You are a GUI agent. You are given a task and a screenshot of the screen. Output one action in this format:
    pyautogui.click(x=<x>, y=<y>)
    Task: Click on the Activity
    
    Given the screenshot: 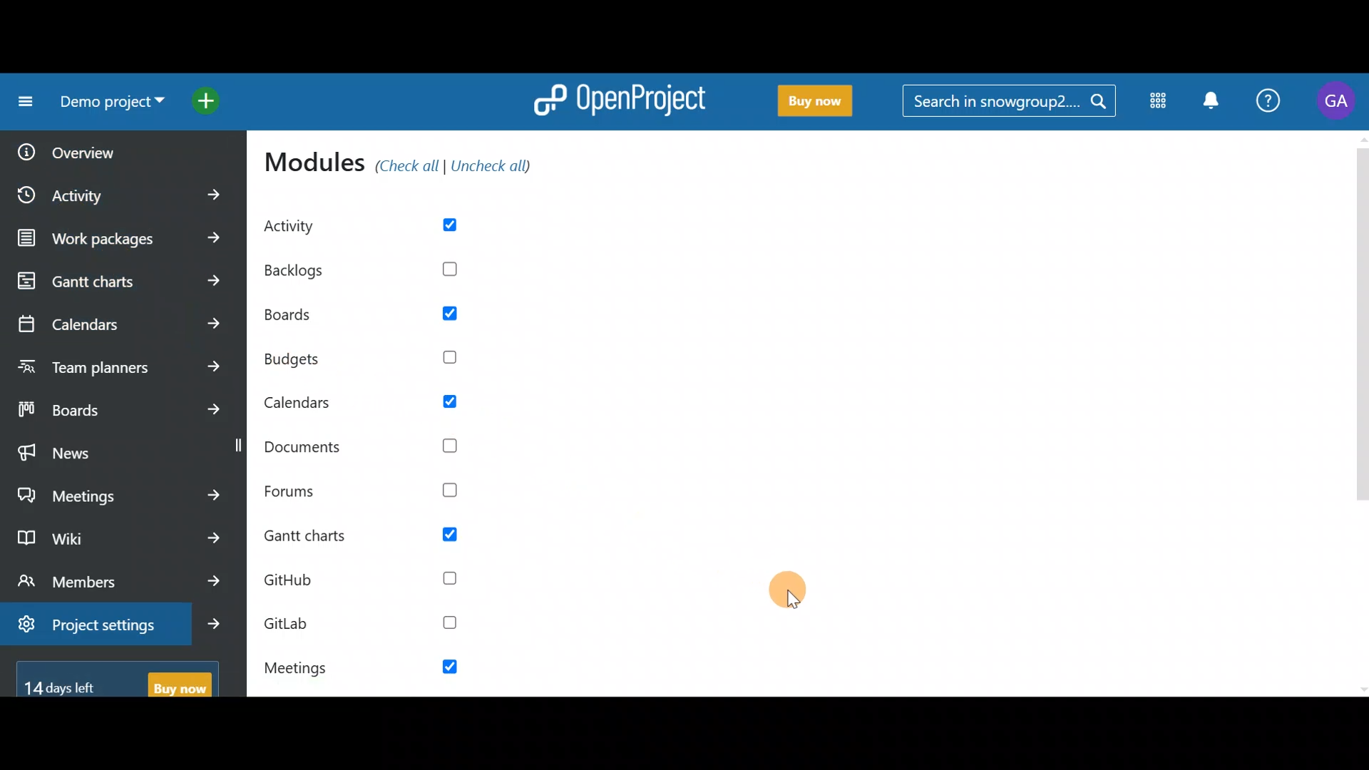 What is the action you would take?
    pyautogui.click(x=121, y=198)
    